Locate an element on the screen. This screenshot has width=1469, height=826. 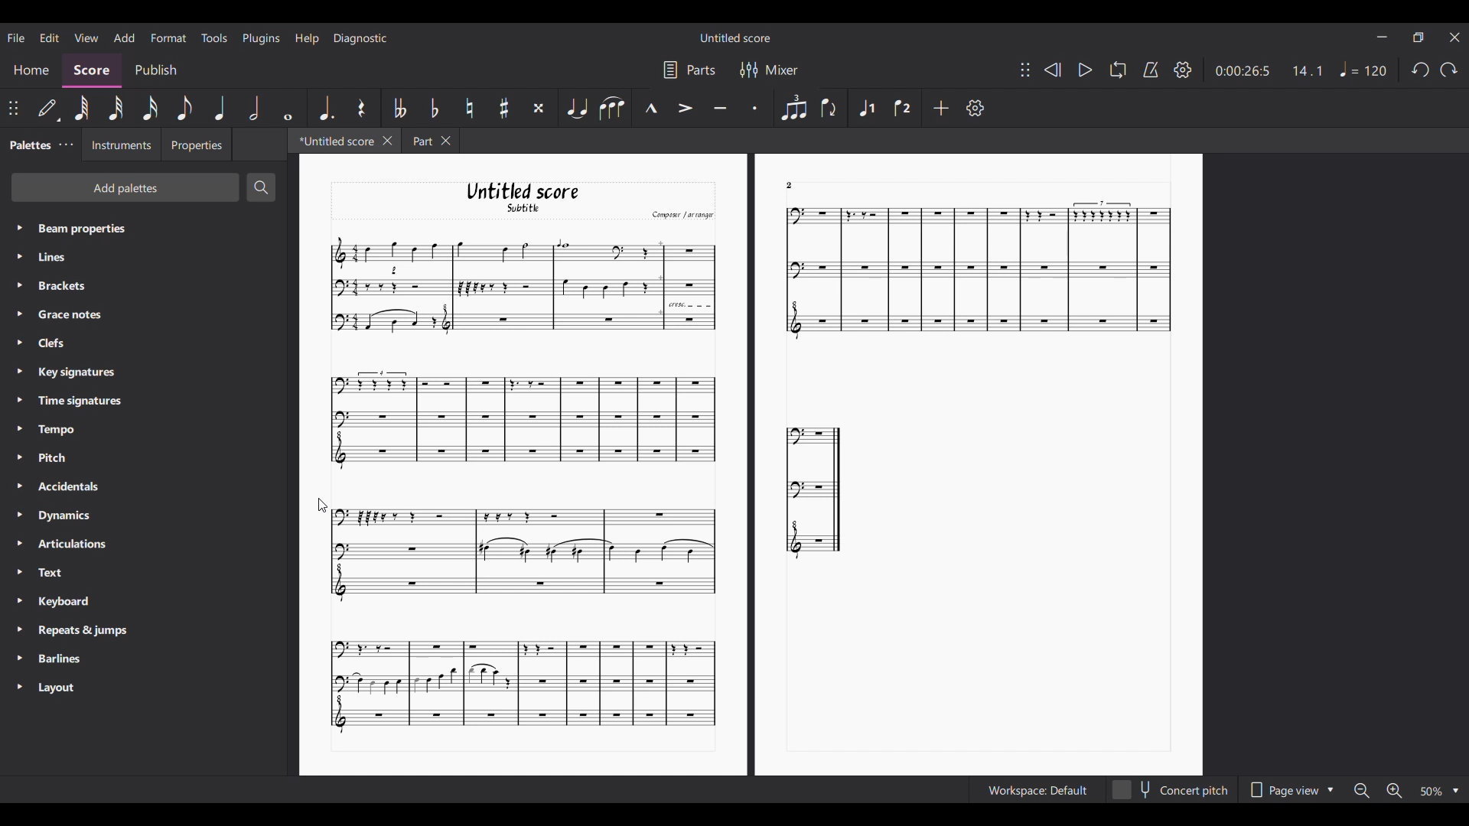
> Repeats & jumps is located at coordinates (74, 631).